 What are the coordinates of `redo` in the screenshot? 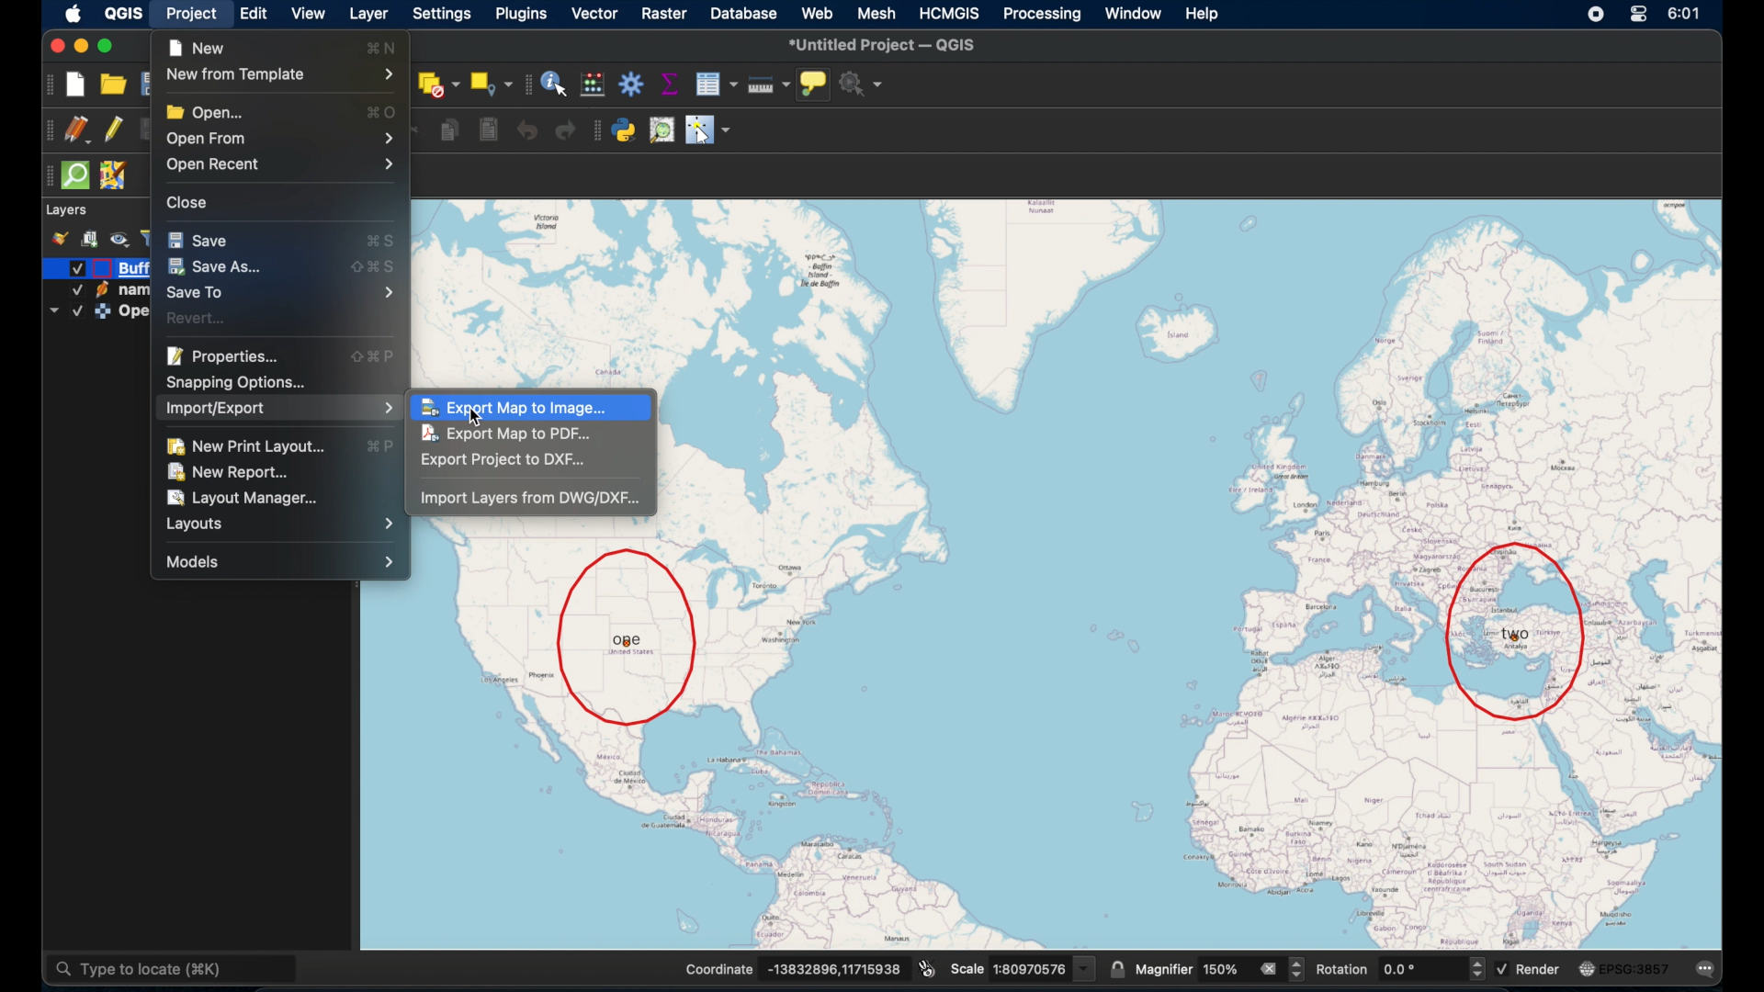 It's located at (565, 130).